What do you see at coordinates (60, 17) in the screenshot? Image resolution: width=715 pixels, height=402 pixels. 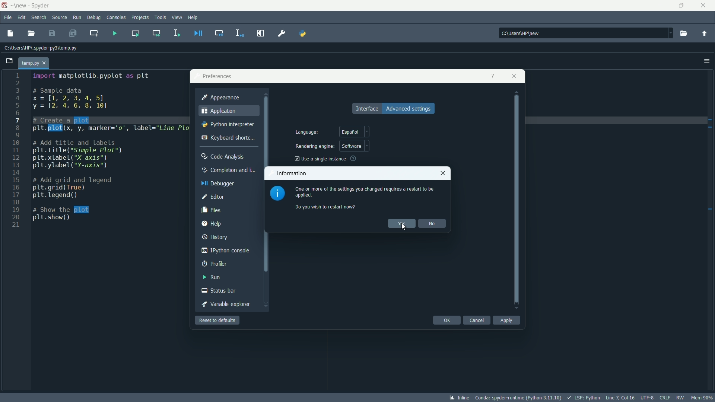 I see `source` at bounding box center [60, 17].